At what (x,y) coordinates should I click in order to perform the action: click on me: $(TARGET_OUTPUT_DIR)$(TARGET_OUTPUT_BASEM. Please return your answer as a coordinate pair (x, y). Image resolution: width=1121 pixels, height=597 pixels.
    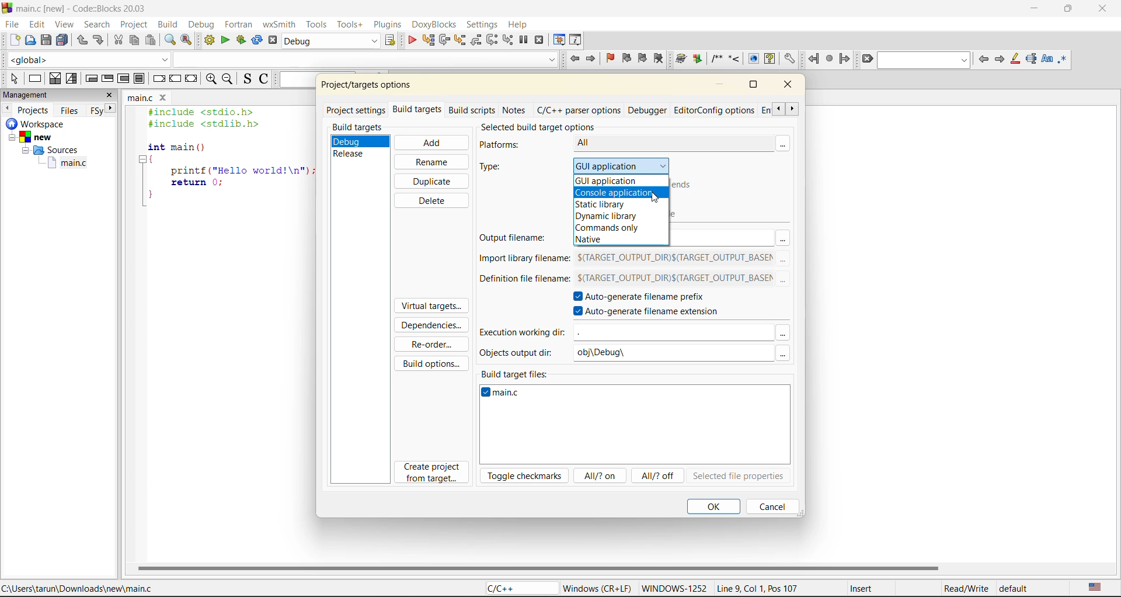
    Looking at the image, I should click on (674, 259).